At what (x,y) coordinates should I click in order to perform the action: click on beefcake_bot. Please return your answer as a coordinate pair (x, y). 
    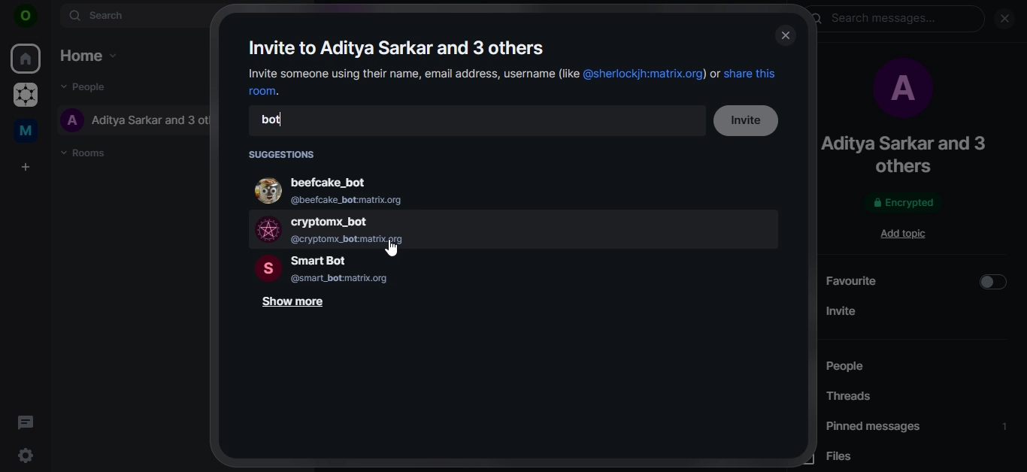
    Looking at the image, I should click on (348, 189).